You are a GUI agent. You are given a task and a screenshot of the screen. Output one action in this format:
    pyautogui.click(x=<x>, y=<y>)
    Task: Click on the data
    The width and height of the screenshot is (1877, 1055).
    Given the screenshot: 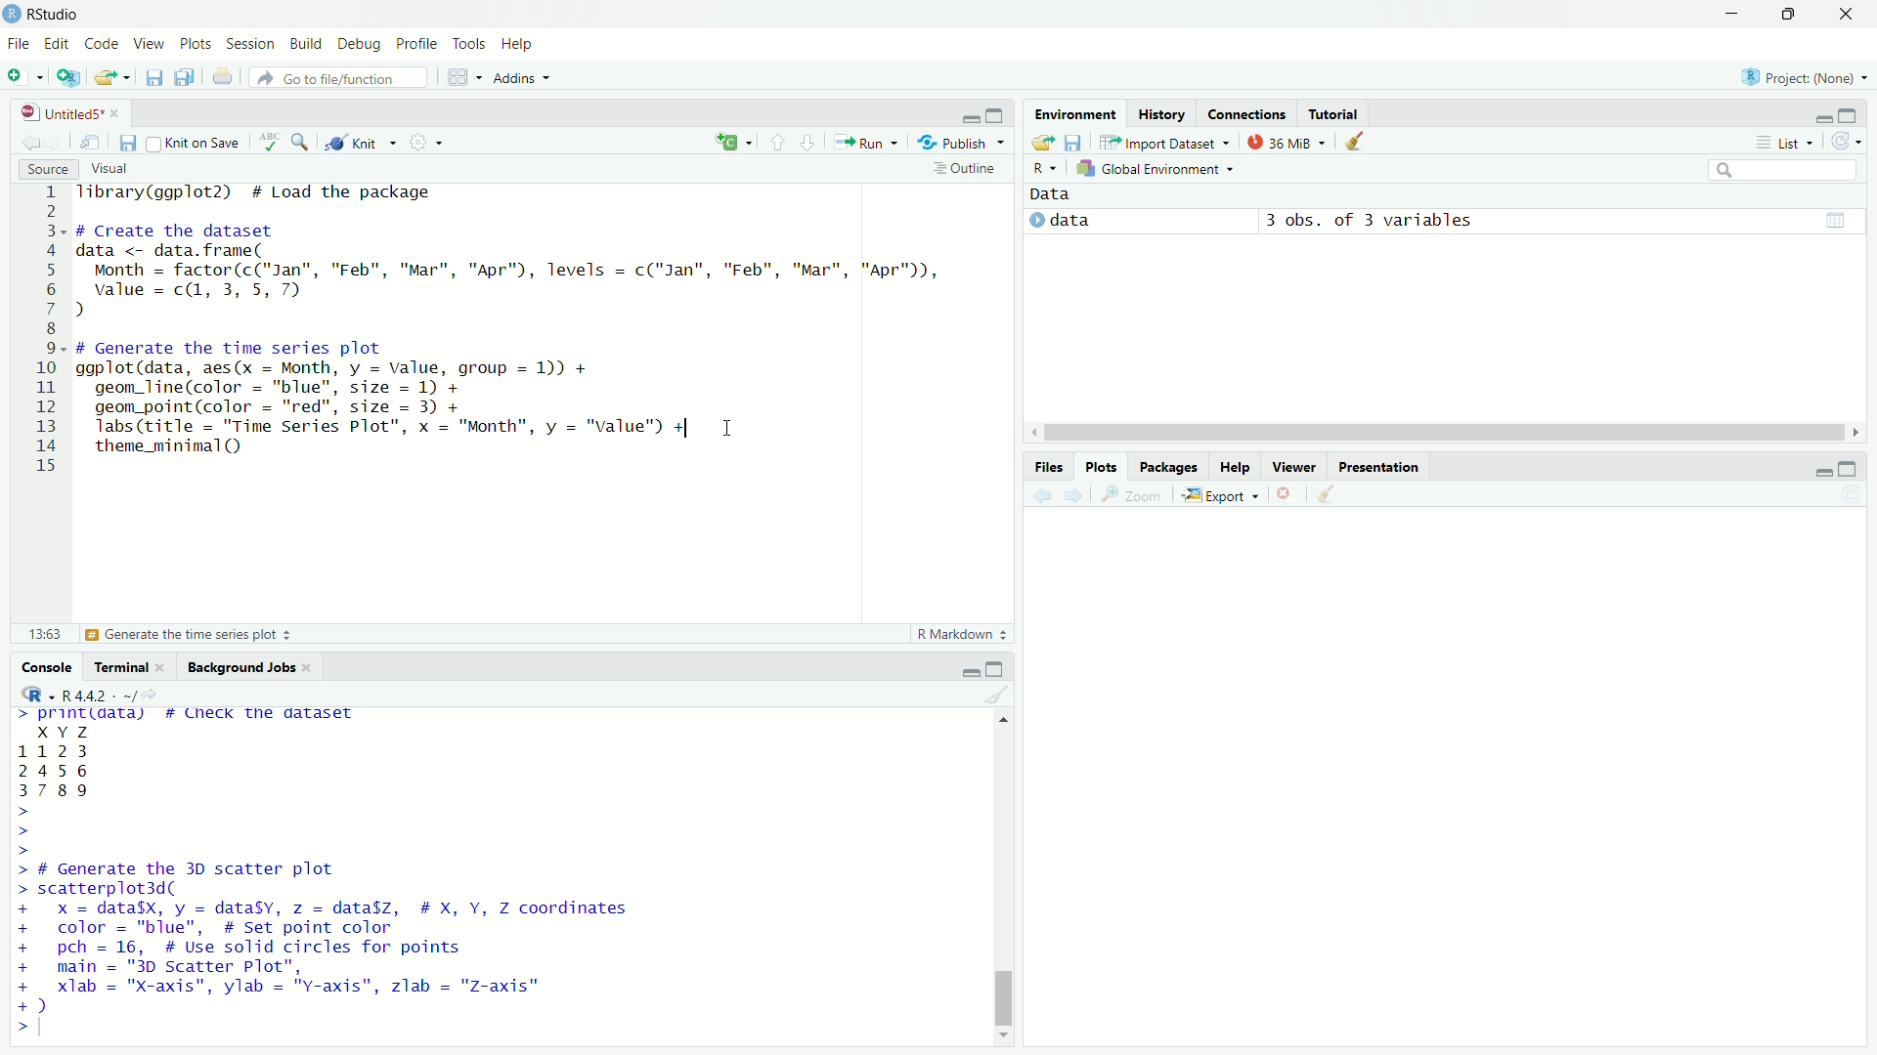 What is the action you would take?
    pyautogui.click(x=1058, y=195)
    